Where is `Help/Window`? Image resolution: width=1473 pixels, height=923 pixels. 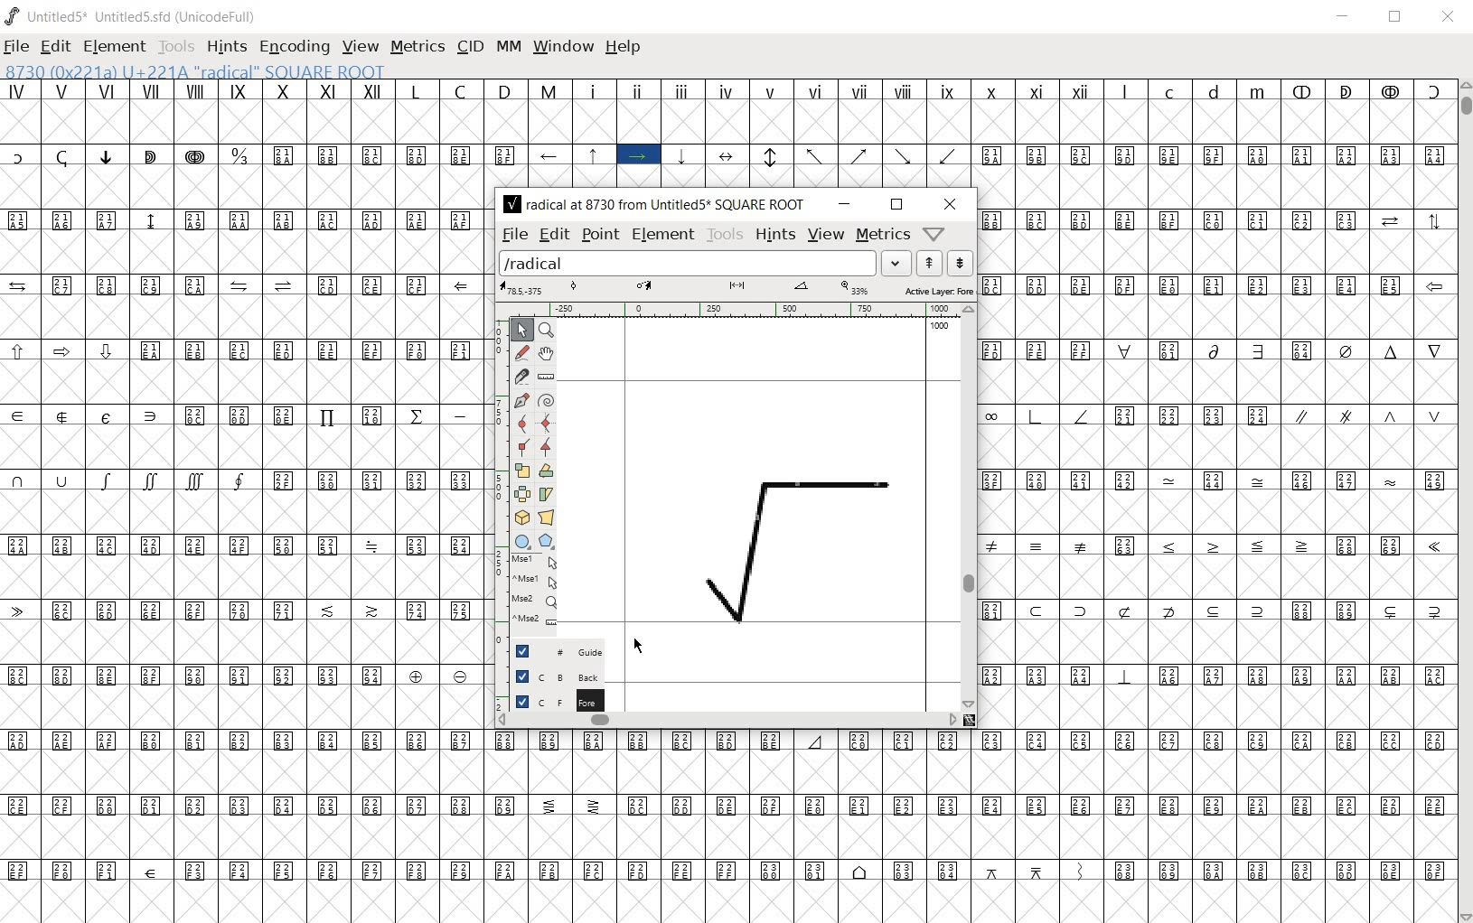 Help/Window is located at coordinates (934, 236).